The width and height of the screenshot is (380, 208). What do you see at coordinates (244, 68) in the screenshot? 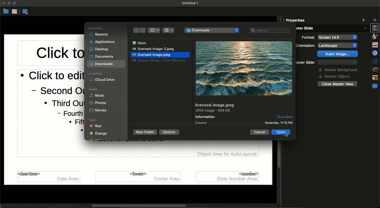
I see `Image` at bounding box center [244, 68].